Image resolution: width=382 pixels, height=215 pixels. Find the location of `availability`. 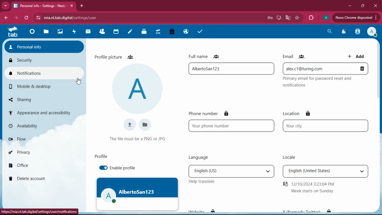

availability is located at coordinates (37, 127).